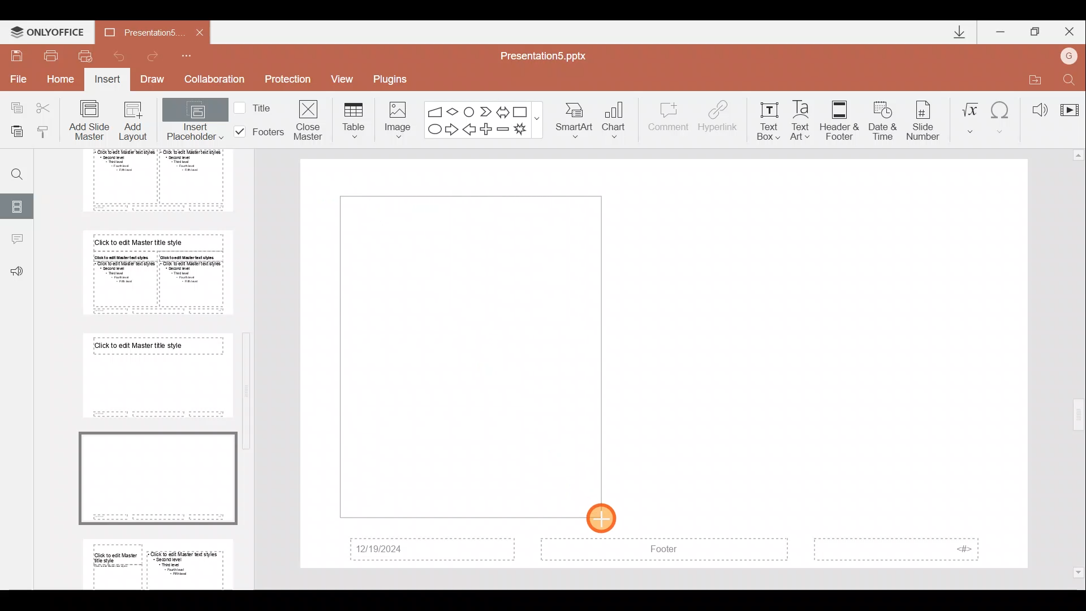 The image size is (1086, 611). I want to click on Downloads, so click(955, 32).